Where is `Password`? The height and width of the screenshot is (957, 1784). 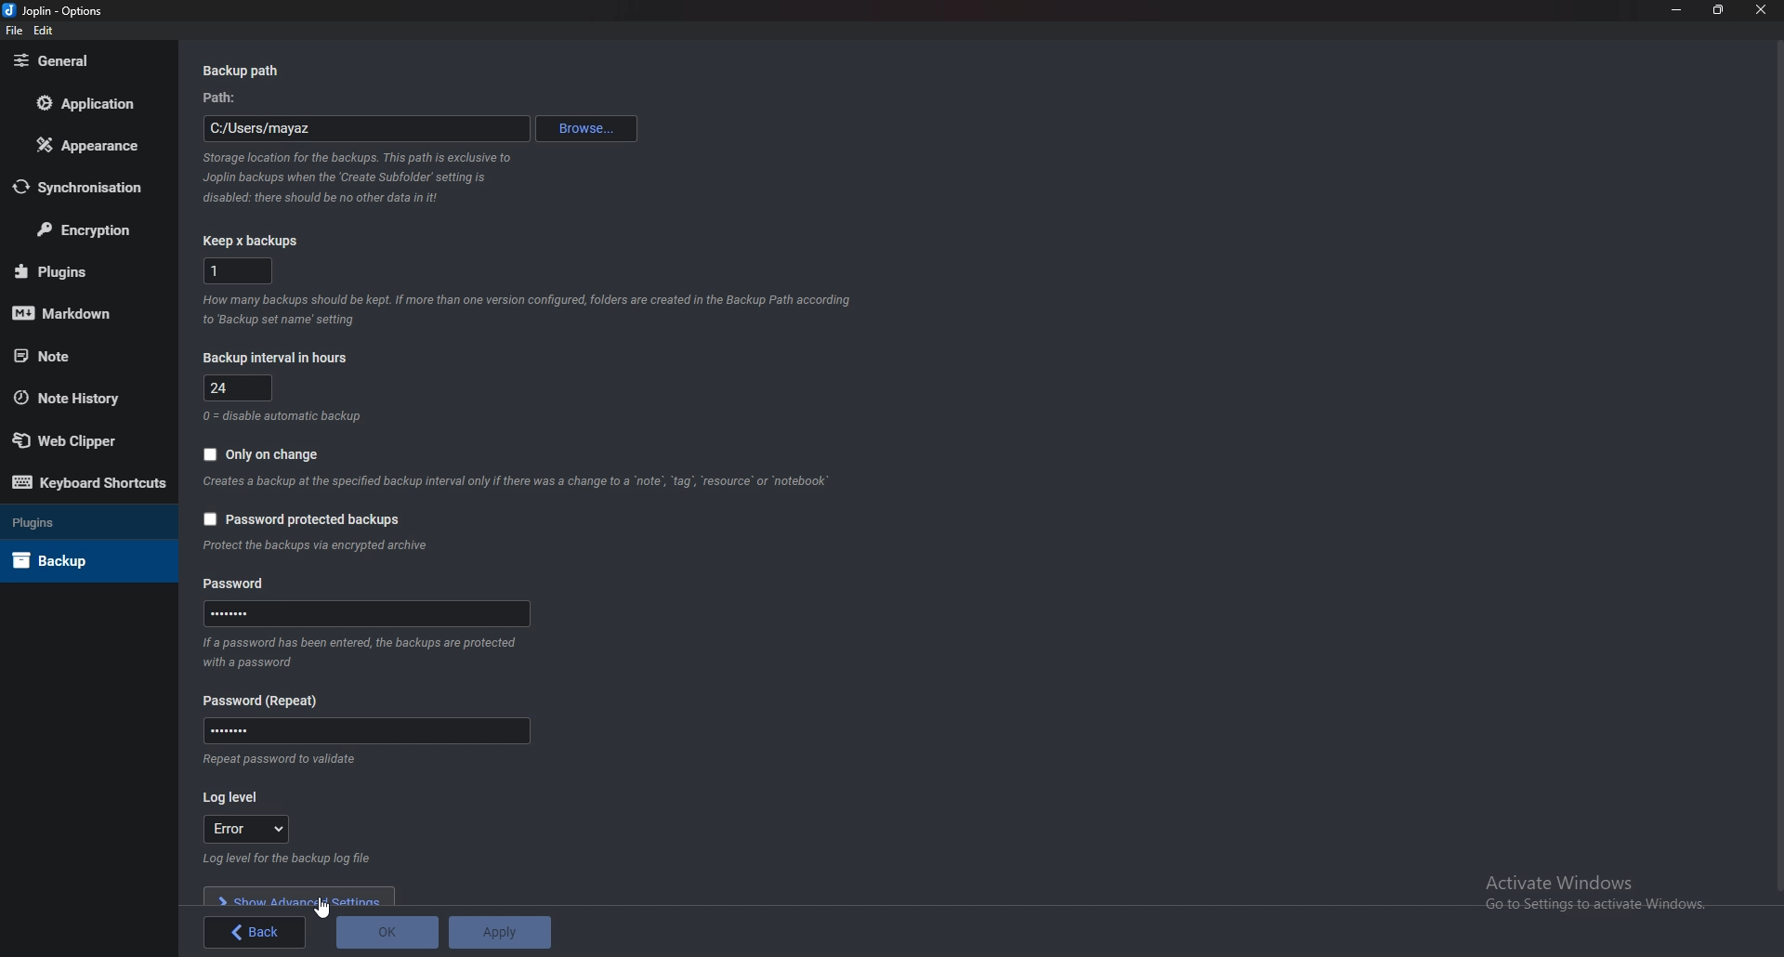
Password is located at coordinates (368, 615).